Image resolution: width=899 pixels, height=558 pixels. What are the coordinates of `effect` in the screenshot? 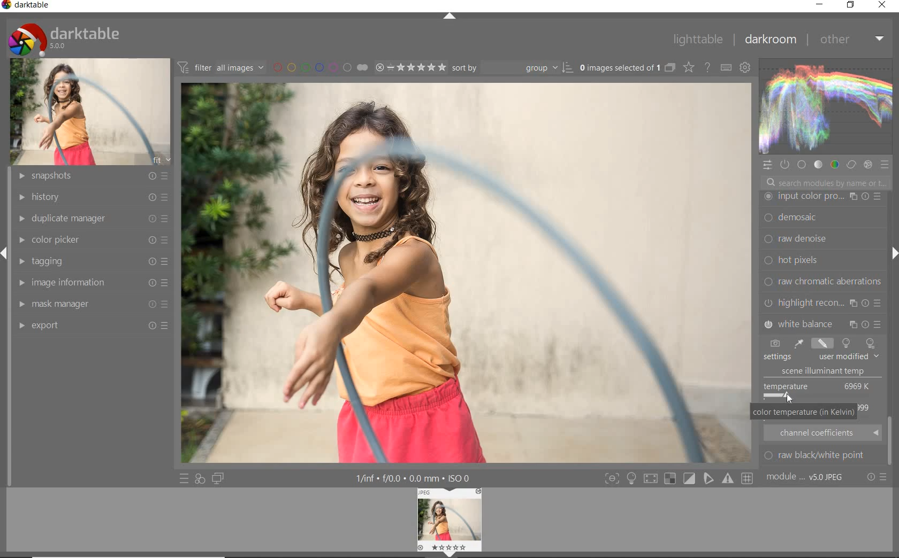 It's located at (867, 164).